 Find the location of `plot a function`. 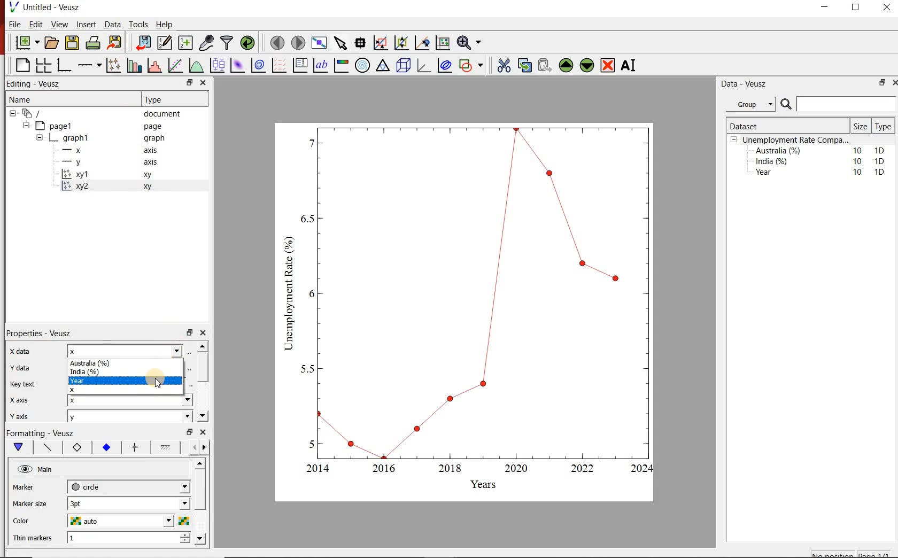

plot a function is located at coordinates (196, 65).